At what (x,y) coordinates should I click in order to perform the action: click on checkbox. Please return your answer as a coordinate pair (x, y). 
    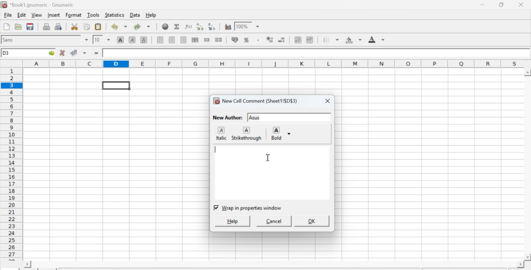
    Looking at the image, I should click on (249, 208).